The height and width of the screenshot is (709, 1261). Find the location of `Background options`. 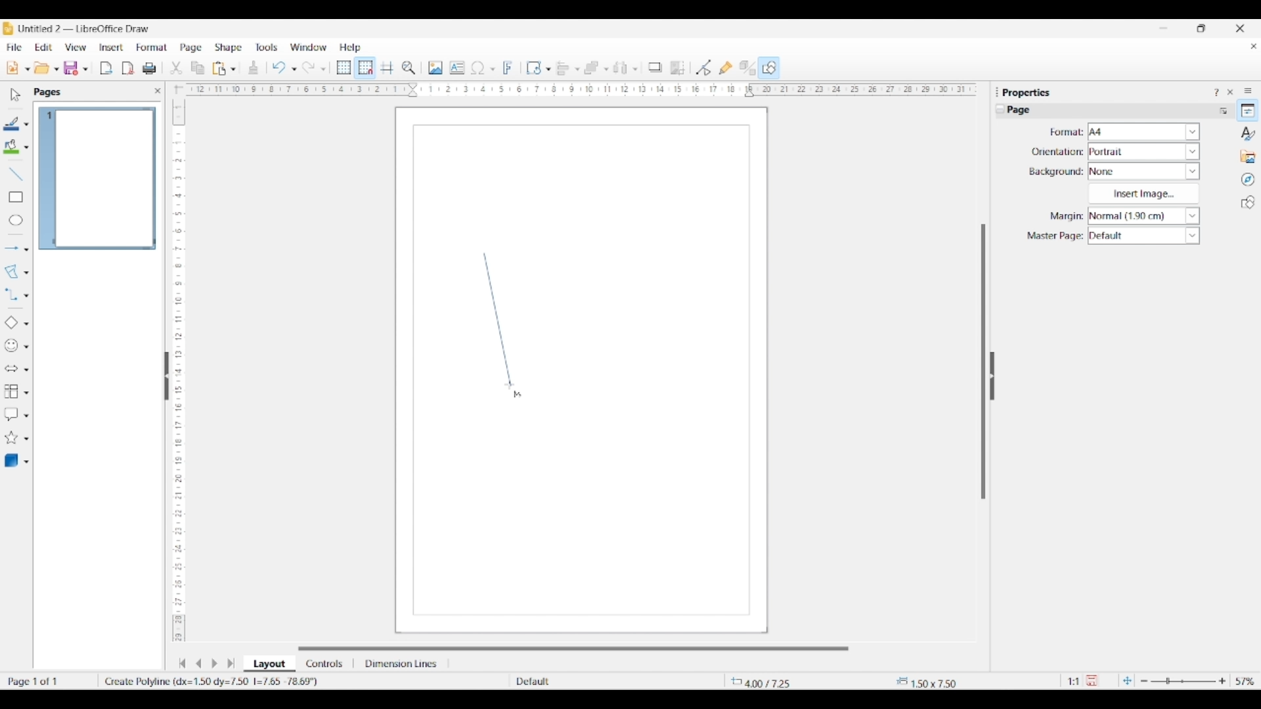

Background options is located at coordinates (1144, 171).